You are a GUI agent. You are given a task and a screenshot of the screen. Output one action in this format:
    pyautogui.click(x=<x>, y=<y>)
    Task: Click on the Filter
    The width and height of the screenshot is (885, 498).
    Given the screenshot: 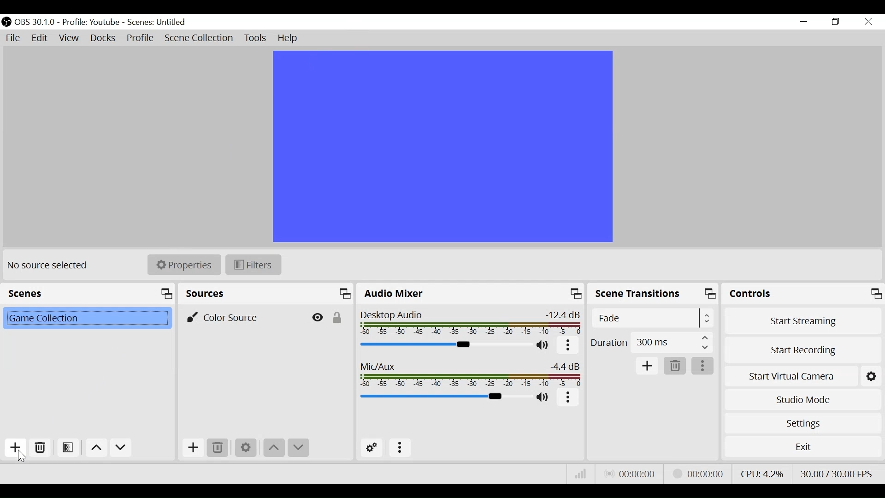 What is the action you would take?
    pyautogui.click(x=252, y=264)
    